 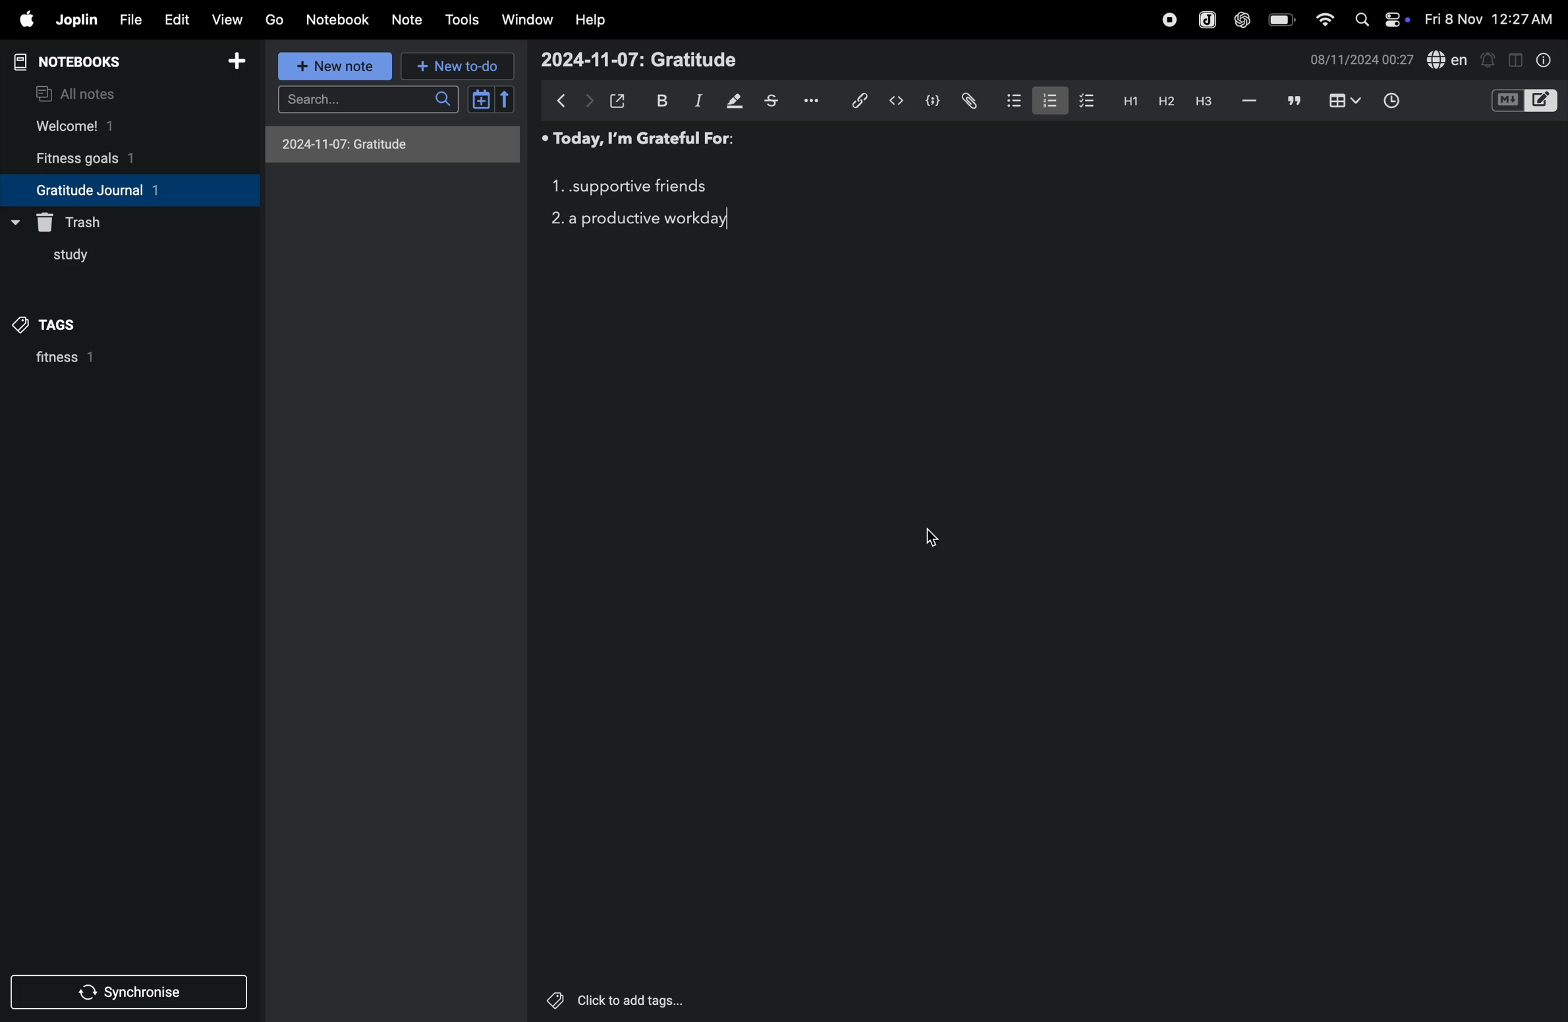 I want to click on numbered list, so click(x=1044, y=101).